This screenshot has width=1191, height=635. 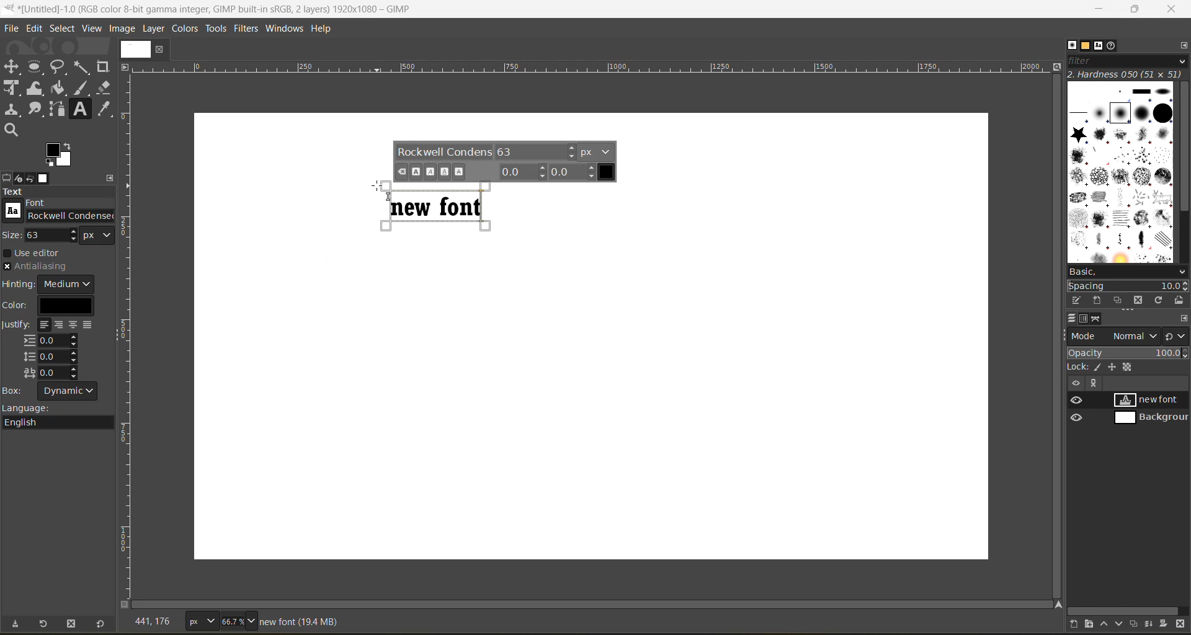 I want to click on color, so click(x=47, y=306).